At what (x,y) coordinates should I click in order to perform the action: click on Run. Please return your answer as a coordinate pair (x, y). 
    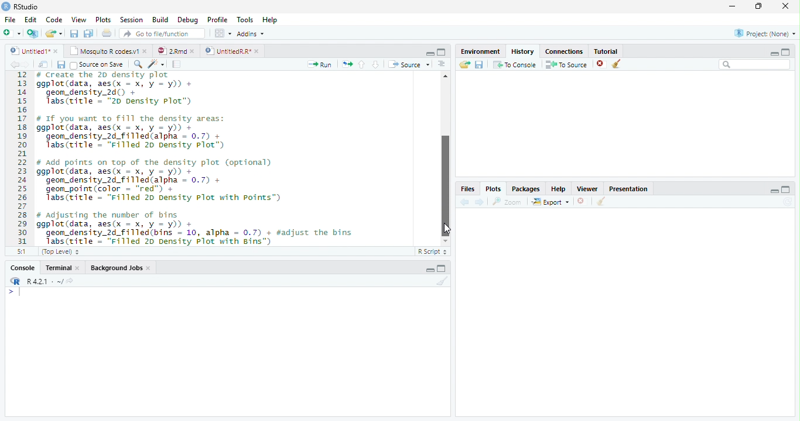
    Looking at the image, I should click on (318, 65).